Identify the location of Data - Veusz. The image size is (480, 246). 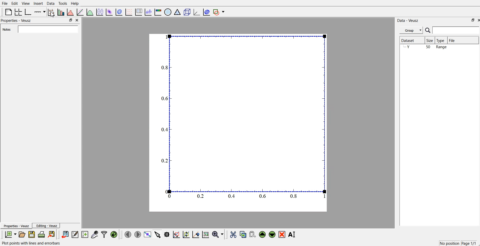
(408, 20).